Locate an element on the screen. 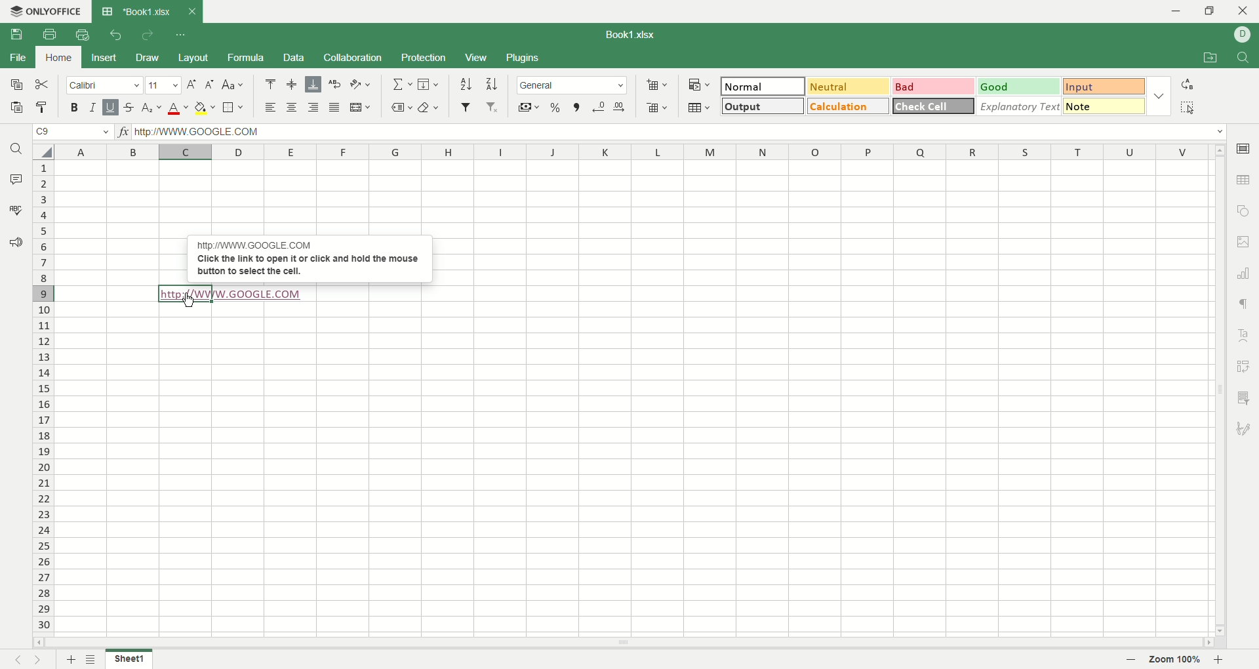  justified is located at coordinates (335, 108).